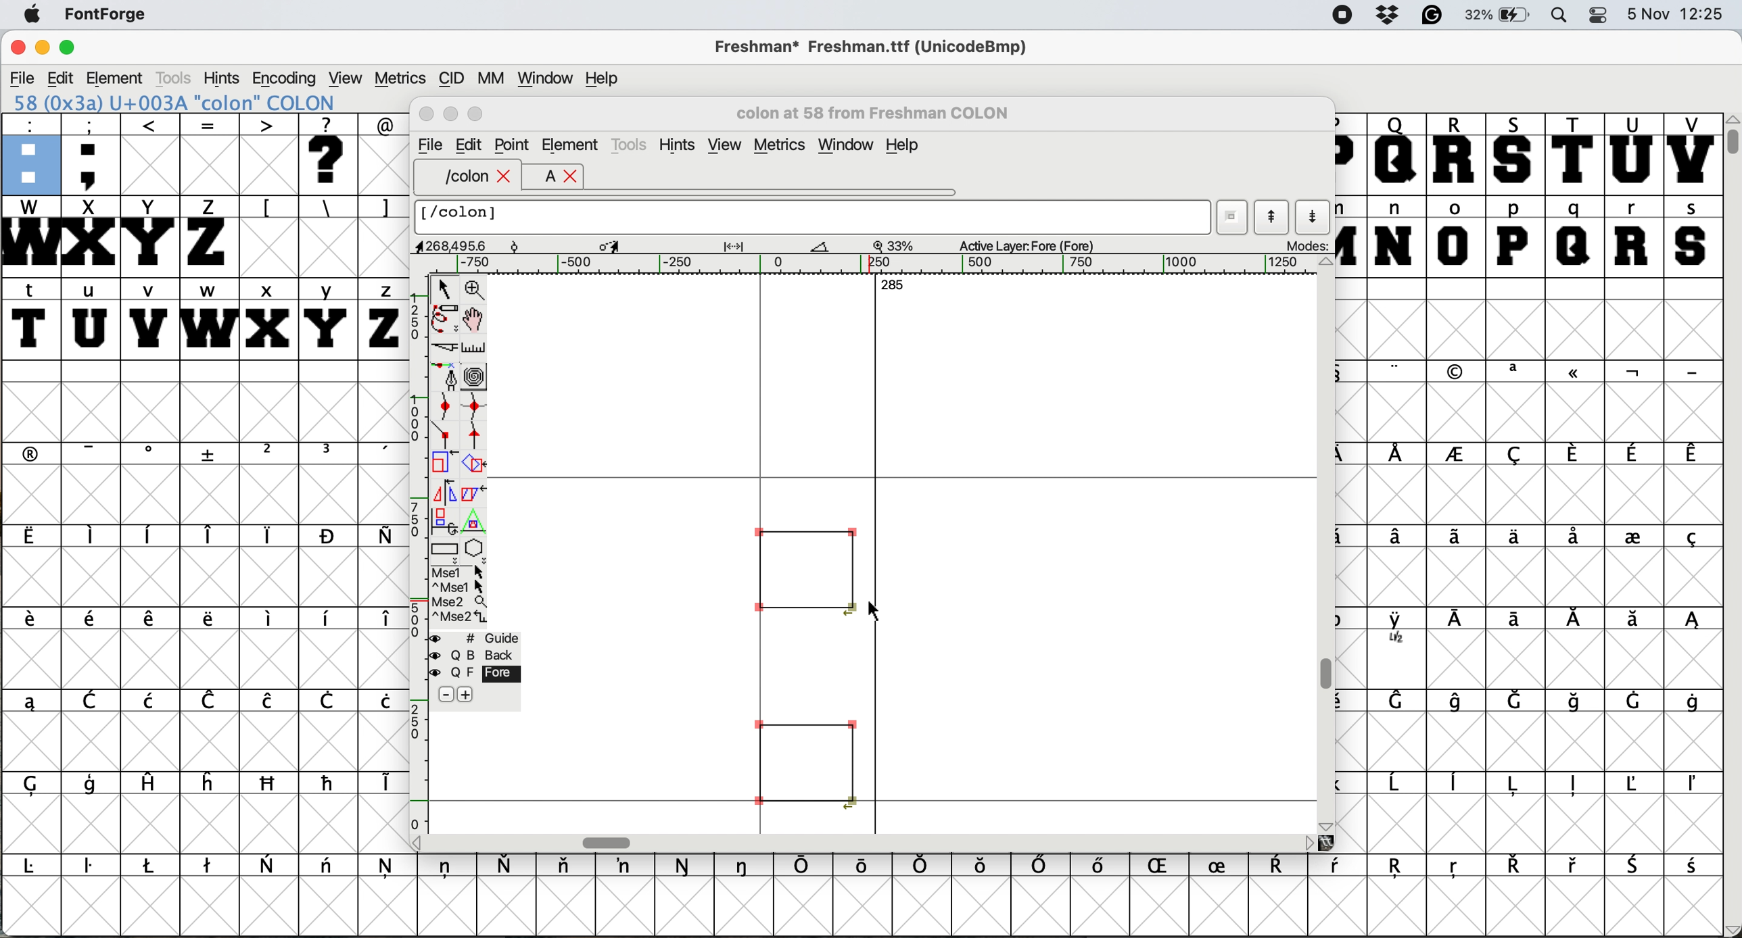 The image size is (1742, 938). I want to click on symbol, so click(1575, 538).